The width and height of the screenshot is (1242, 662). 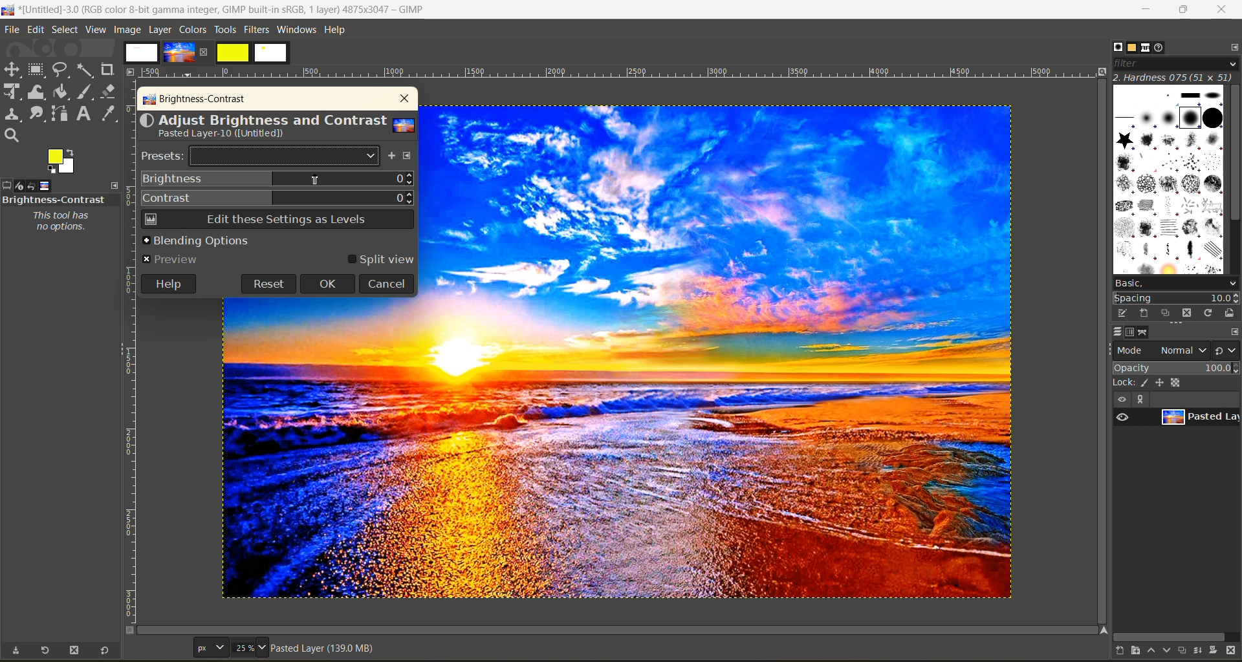 I want to click on Image, so click(x=323, y=448).